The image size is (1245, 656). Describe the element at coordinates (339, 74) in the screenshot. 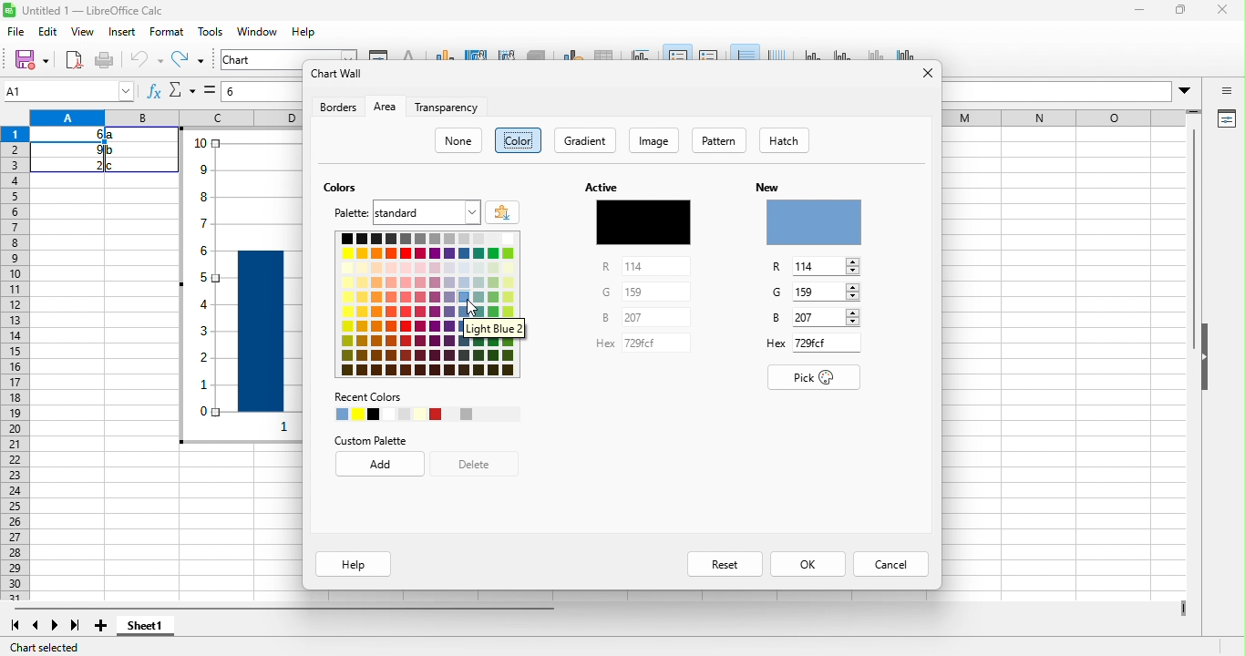

I see `chart wall` at that location.